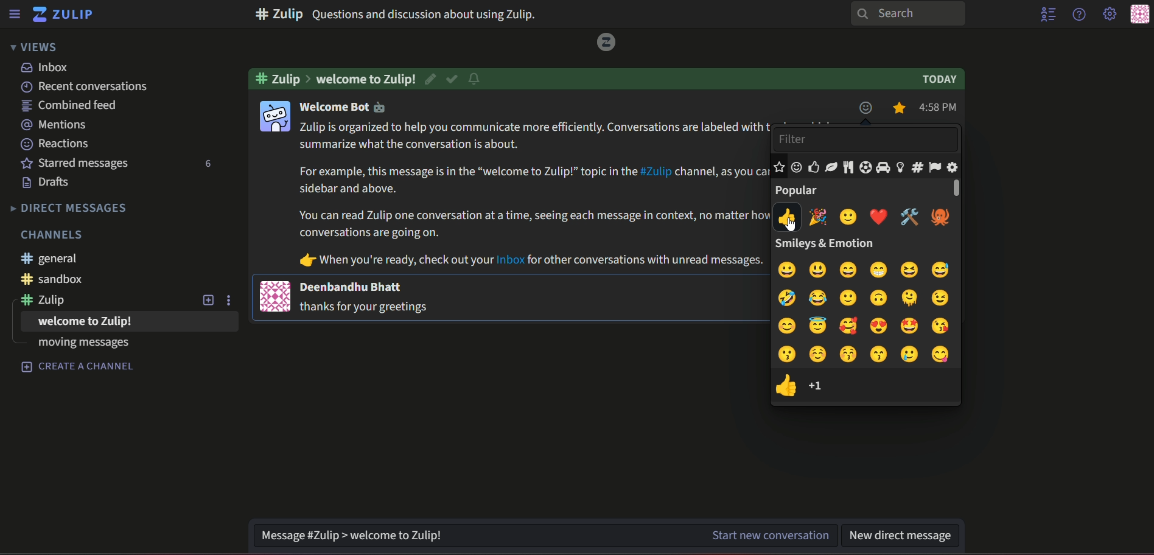  I want to click on Options, so click(233, 301).